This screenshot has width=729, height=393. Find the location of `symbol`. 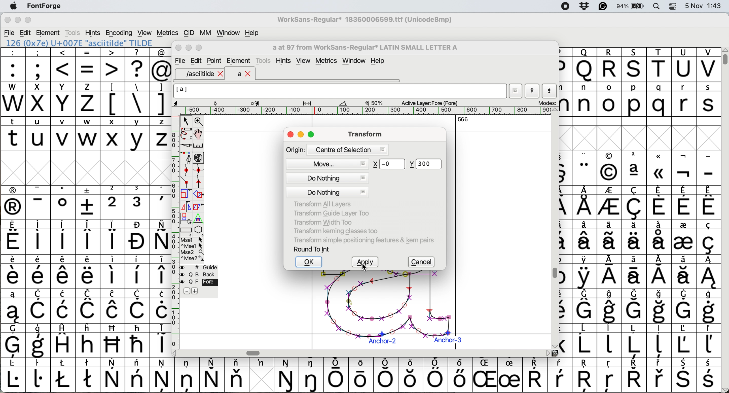

symbol is located at coordinates (14, 341).